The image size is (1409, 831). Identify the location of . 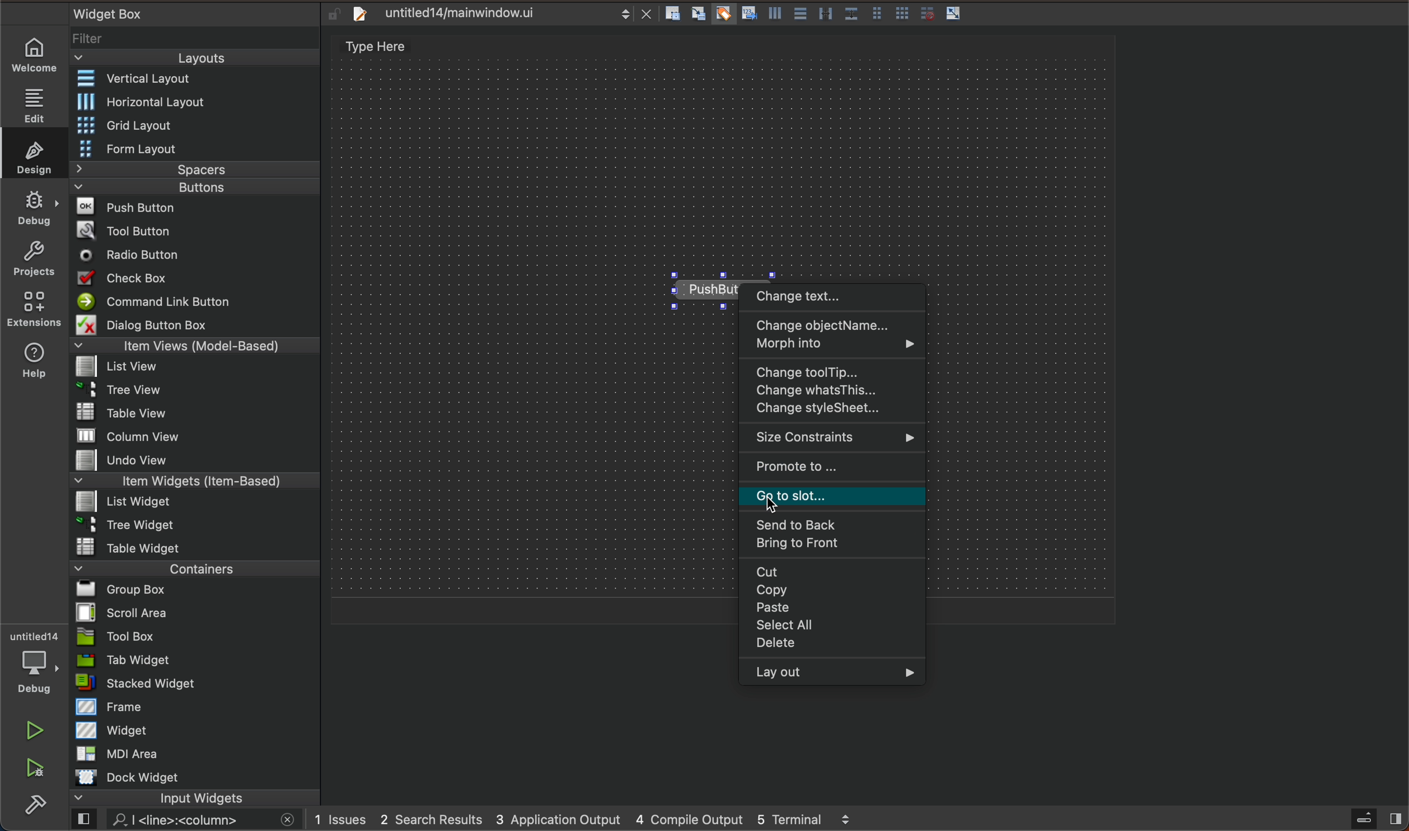
(801, 13).